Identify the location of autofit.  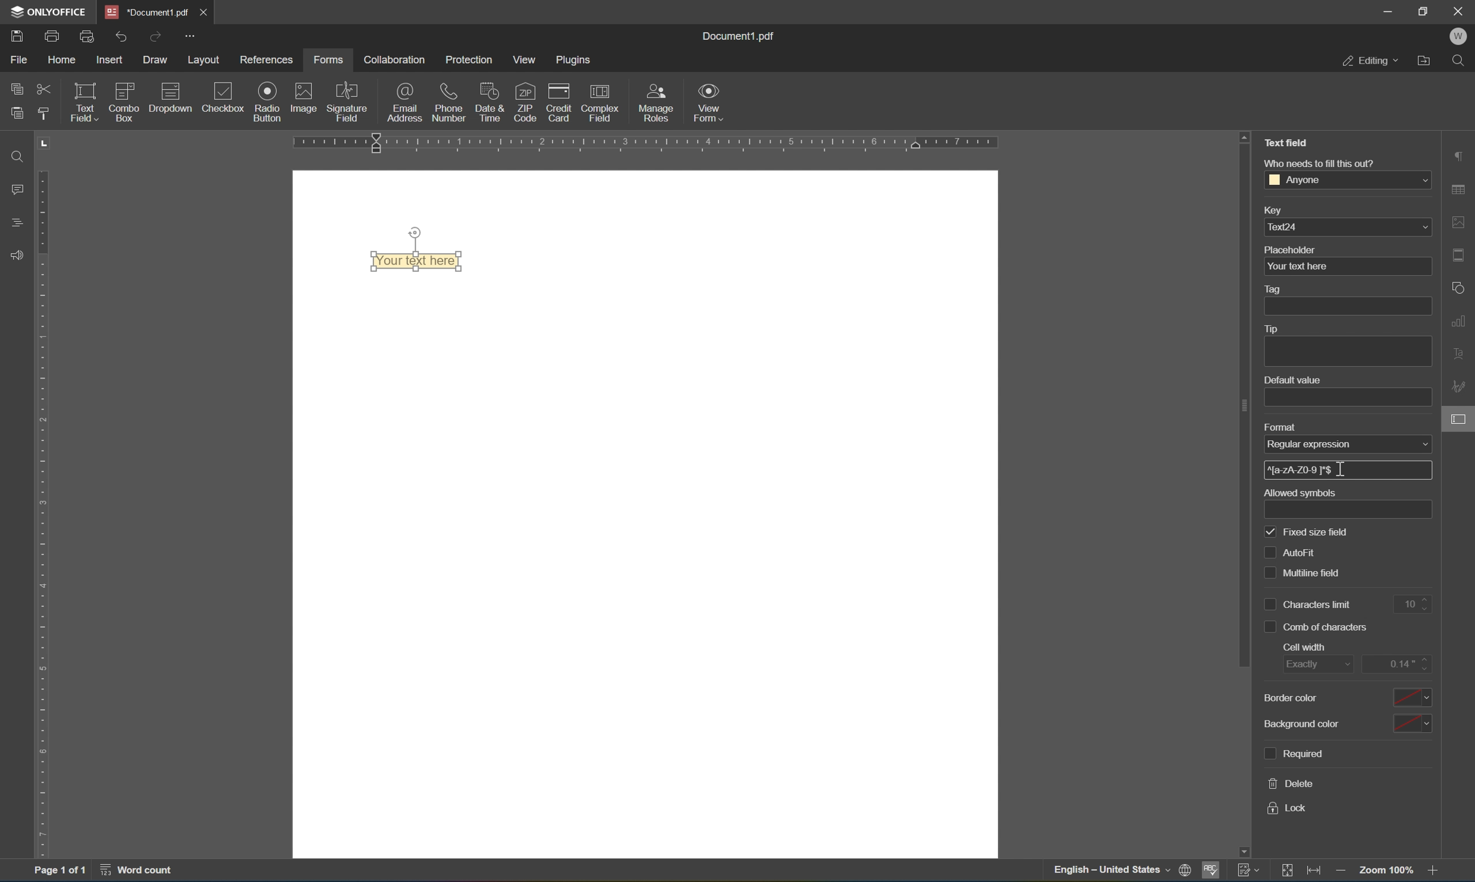
(1295, 553).